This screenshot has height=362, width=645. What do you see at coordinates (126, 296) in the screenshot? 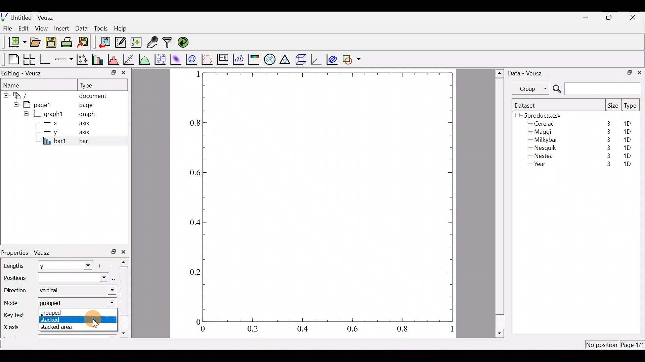
I see `scroll bar` at bounding box center [126, 296].